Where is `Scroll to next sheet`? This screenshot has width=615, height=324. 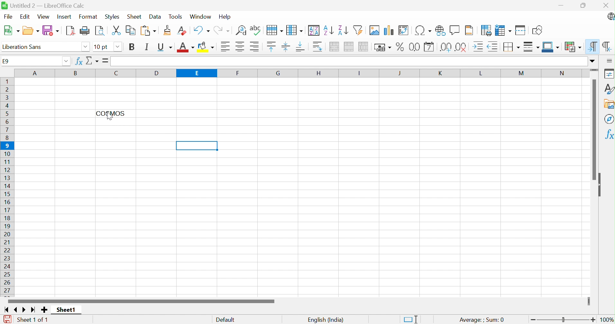
Scroll to next sheet is located at coordinates (25, 310).